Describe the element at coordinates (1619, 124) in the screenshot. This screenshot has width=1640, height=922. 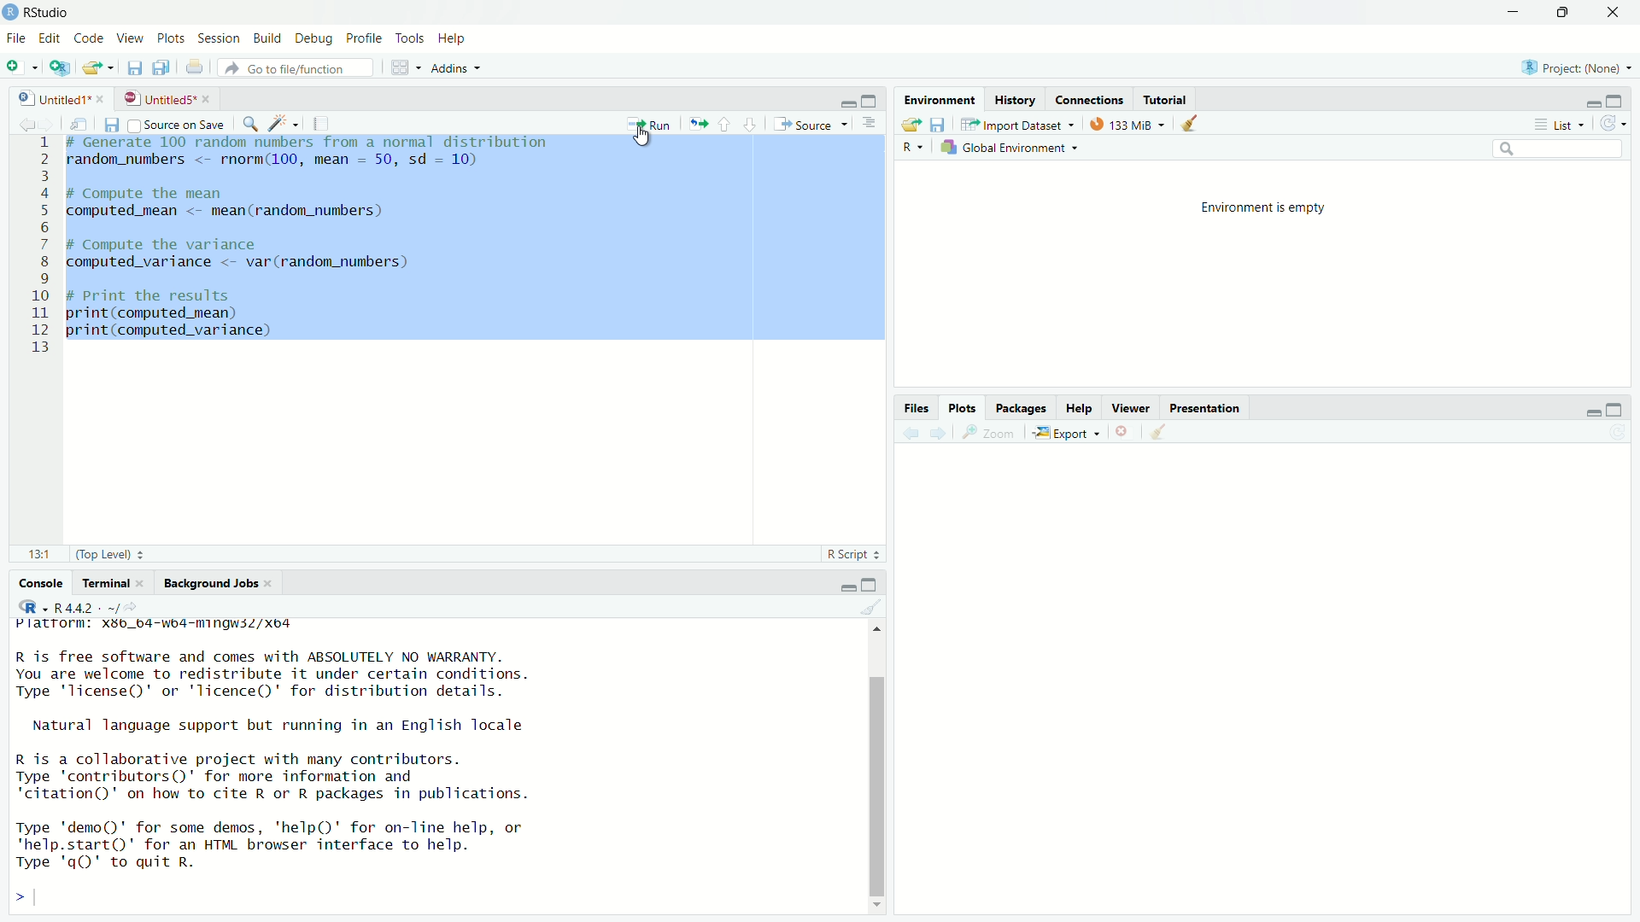
I see `refresh the list of objects in the environment` at that location.